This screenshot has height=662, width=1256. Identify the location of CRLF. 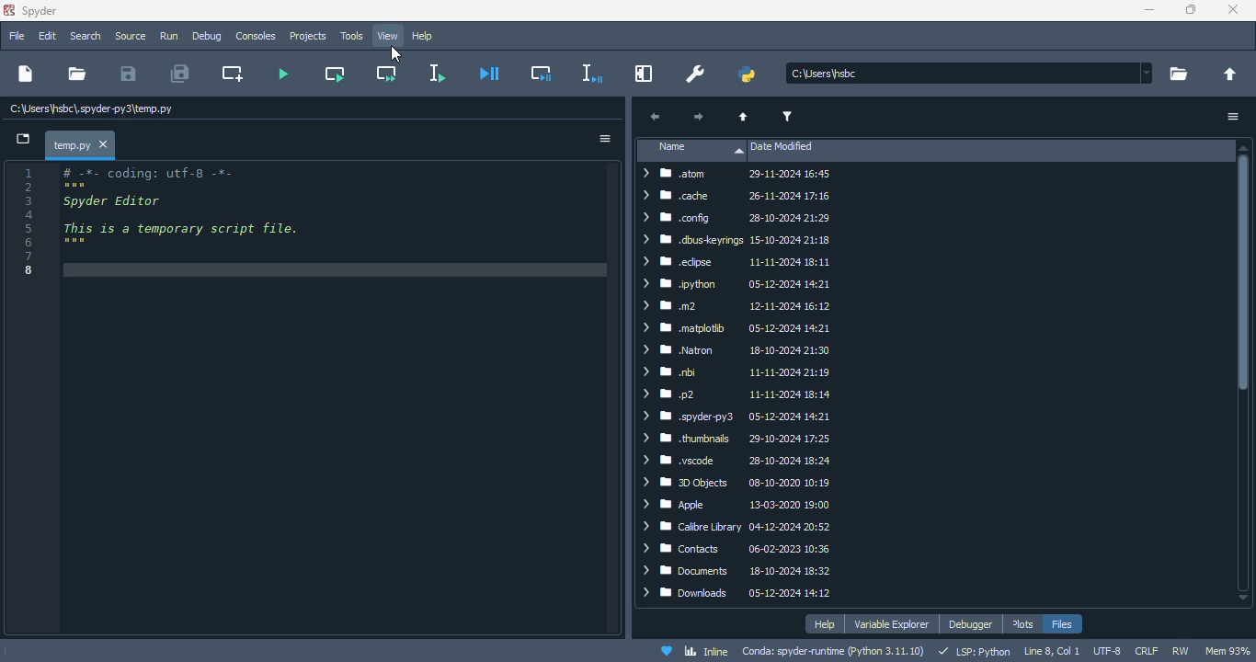
(1146, 650).